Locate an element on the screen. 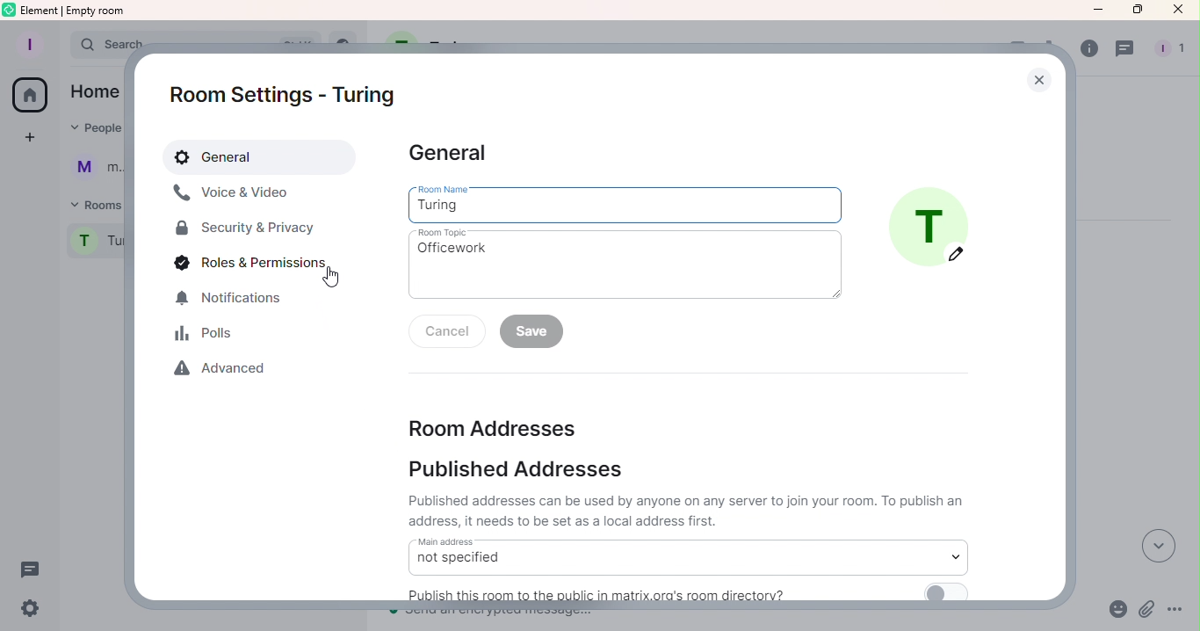  General is located at coordinates (452, 150).